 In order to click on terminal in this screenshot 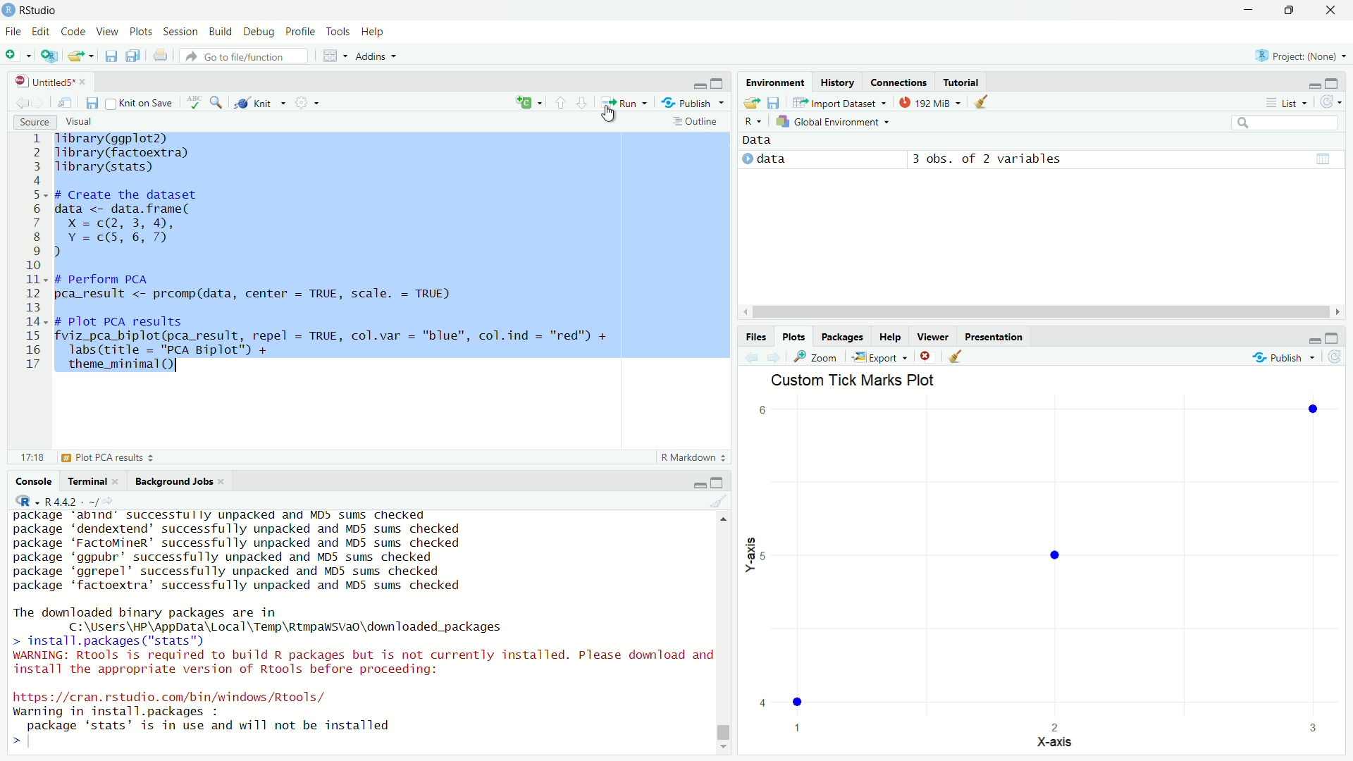, I will do `click(93, 481)`.